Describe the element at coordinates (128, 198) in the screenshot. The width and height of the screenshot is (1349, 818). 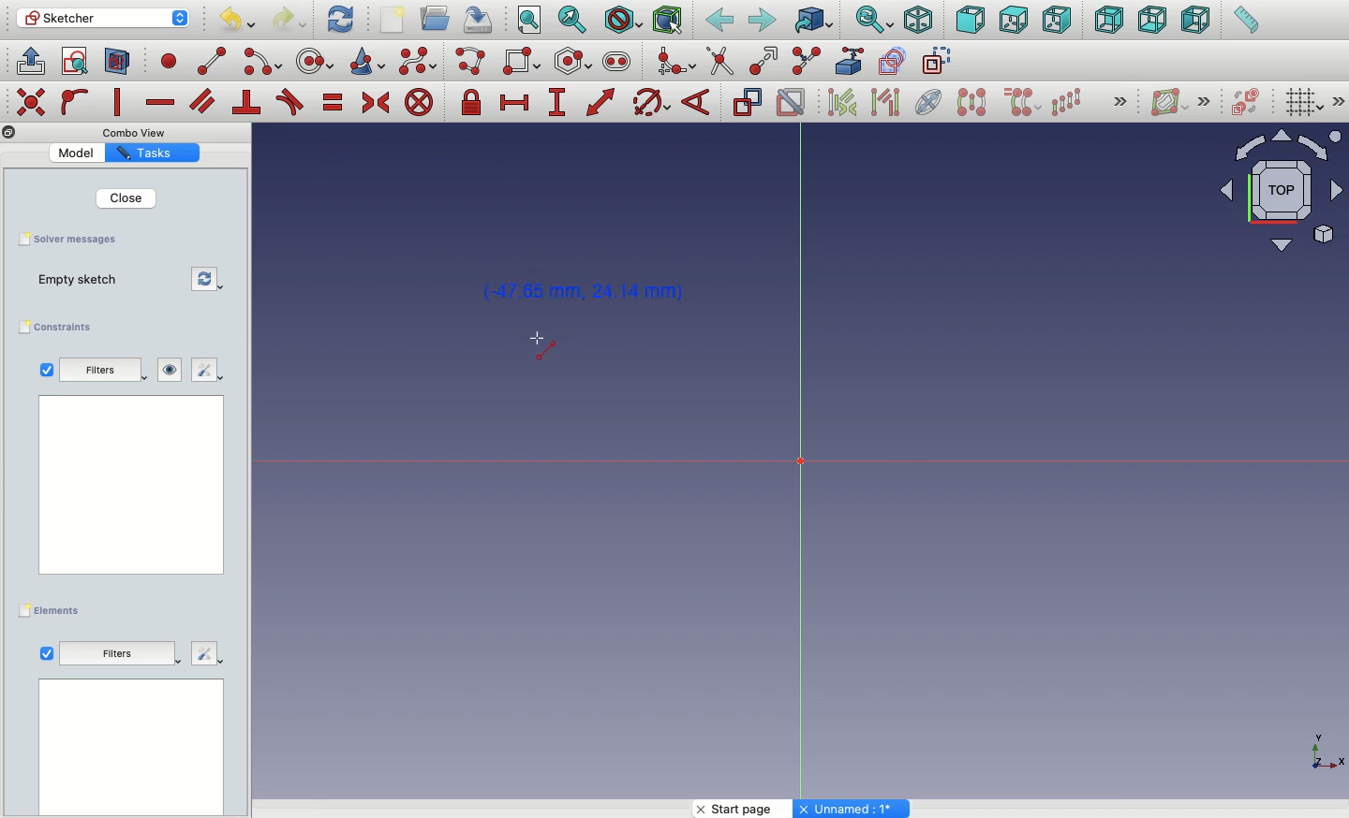
I see `Close` at that location.